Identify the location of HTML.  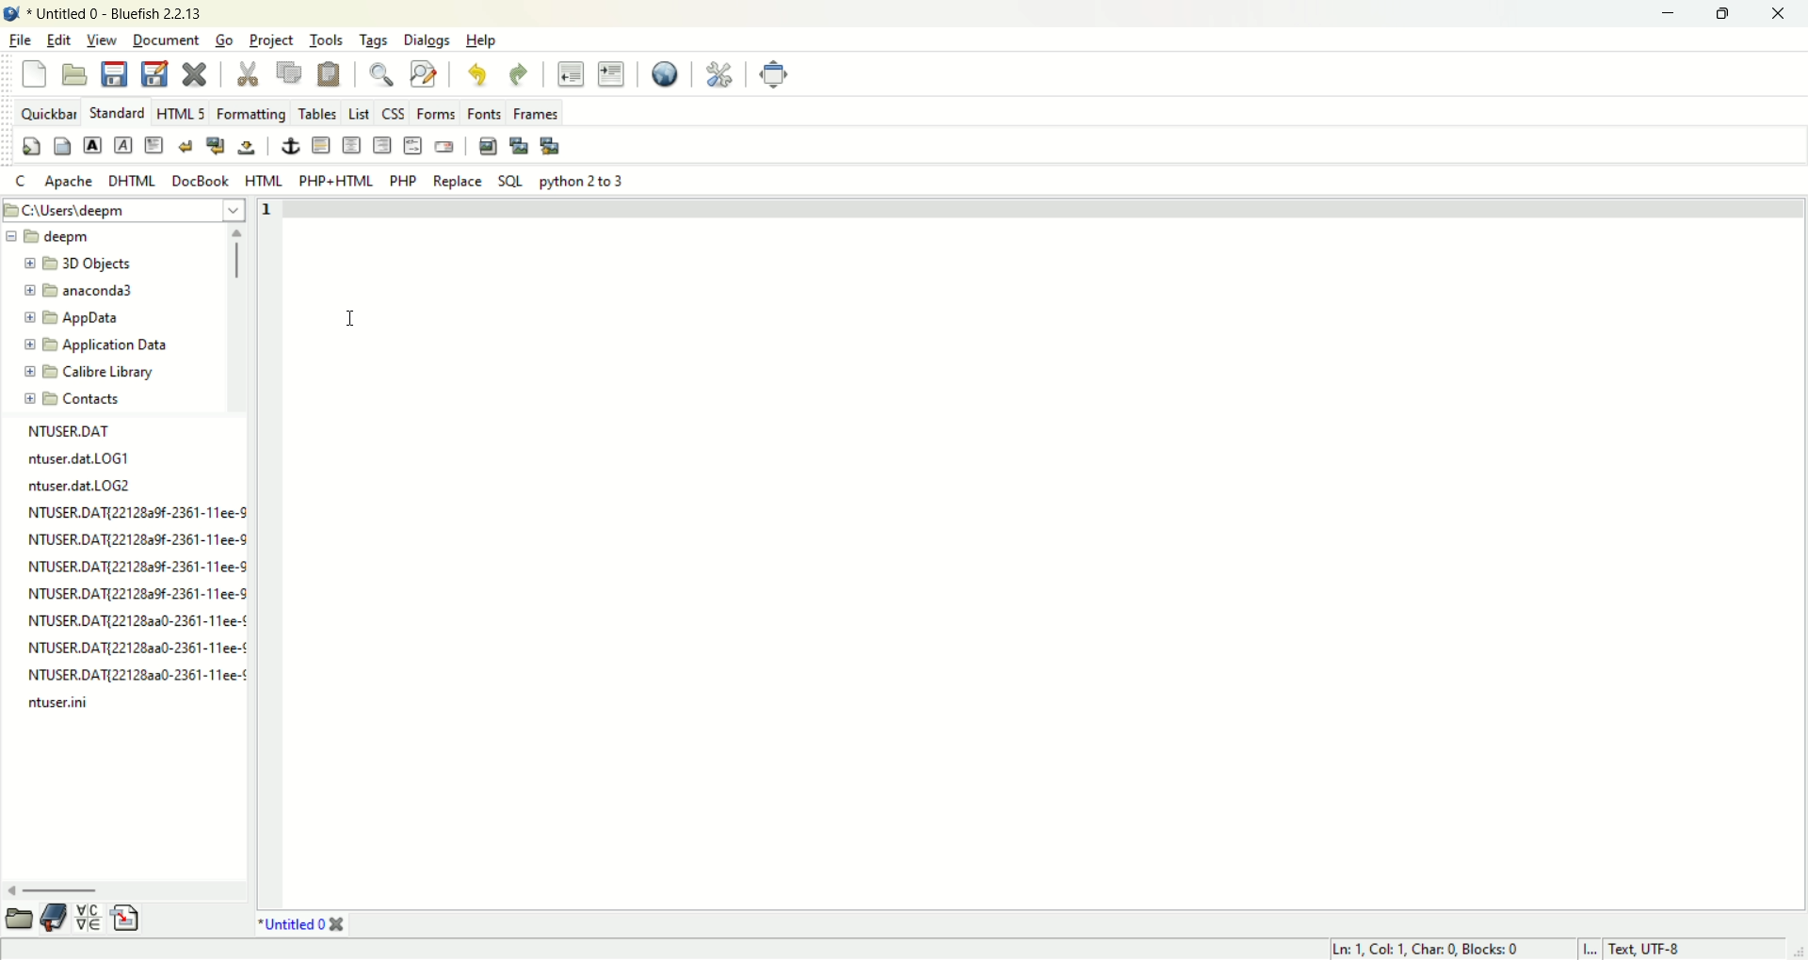
(181, 112).